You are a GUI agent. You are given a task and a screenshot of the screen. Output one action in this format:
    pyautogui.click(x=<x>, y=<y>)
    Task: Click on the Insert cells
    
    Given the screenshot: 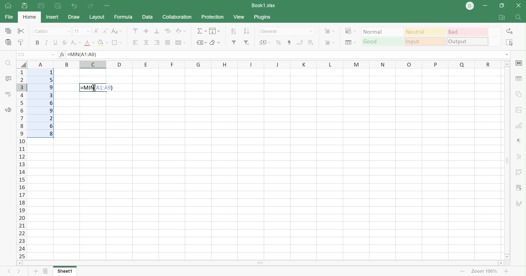 What is the action you would take?
    pyautogui.click(x=330, y=31)
    